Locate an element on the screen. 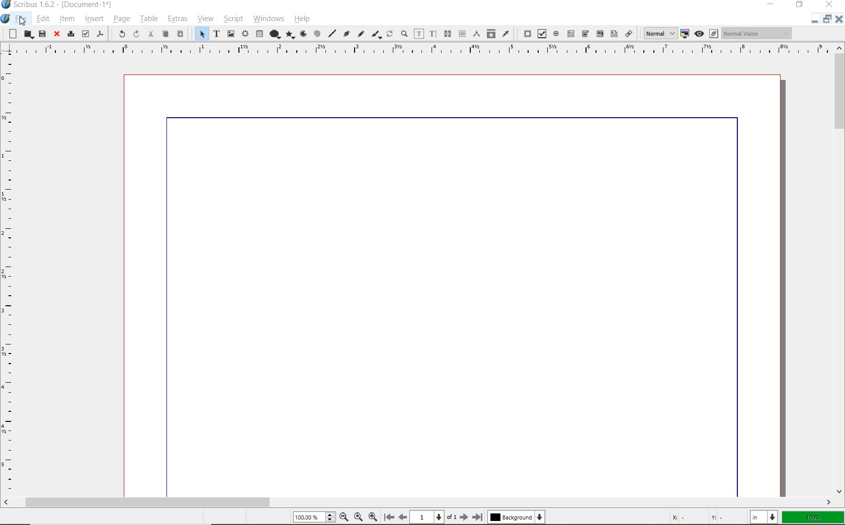 Image resolution: width=845 pixels, height=525 pixels. Cursor Position is located at coordinates (22, 21).